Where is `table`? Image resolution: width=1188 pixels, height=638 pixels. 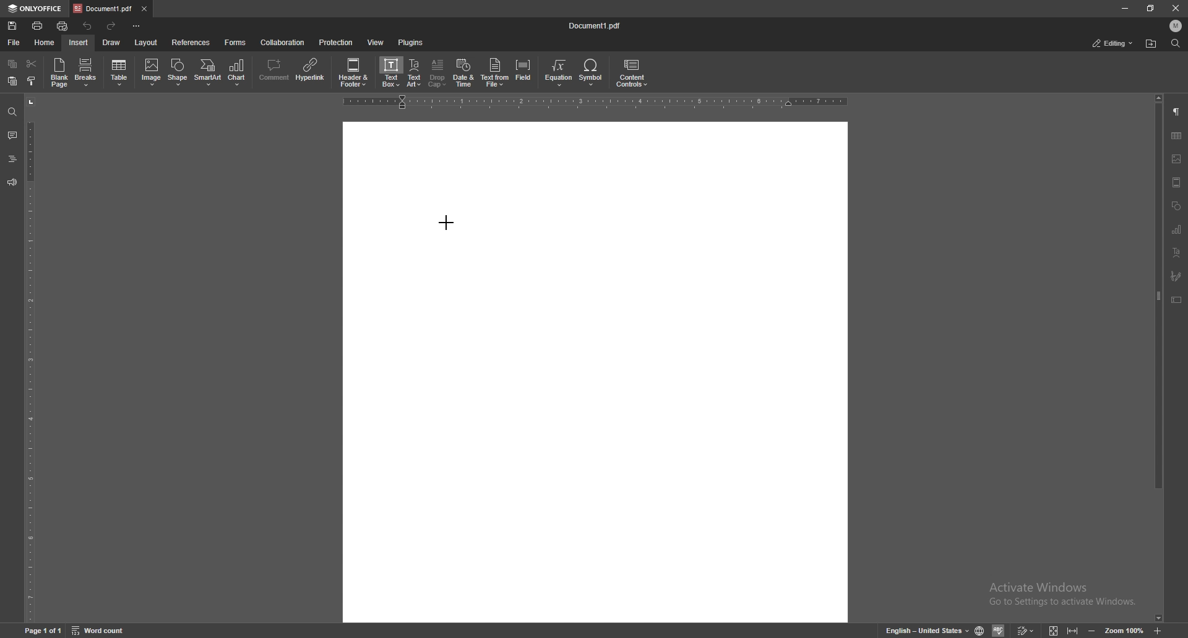
table is located at coordinates (120, 73).